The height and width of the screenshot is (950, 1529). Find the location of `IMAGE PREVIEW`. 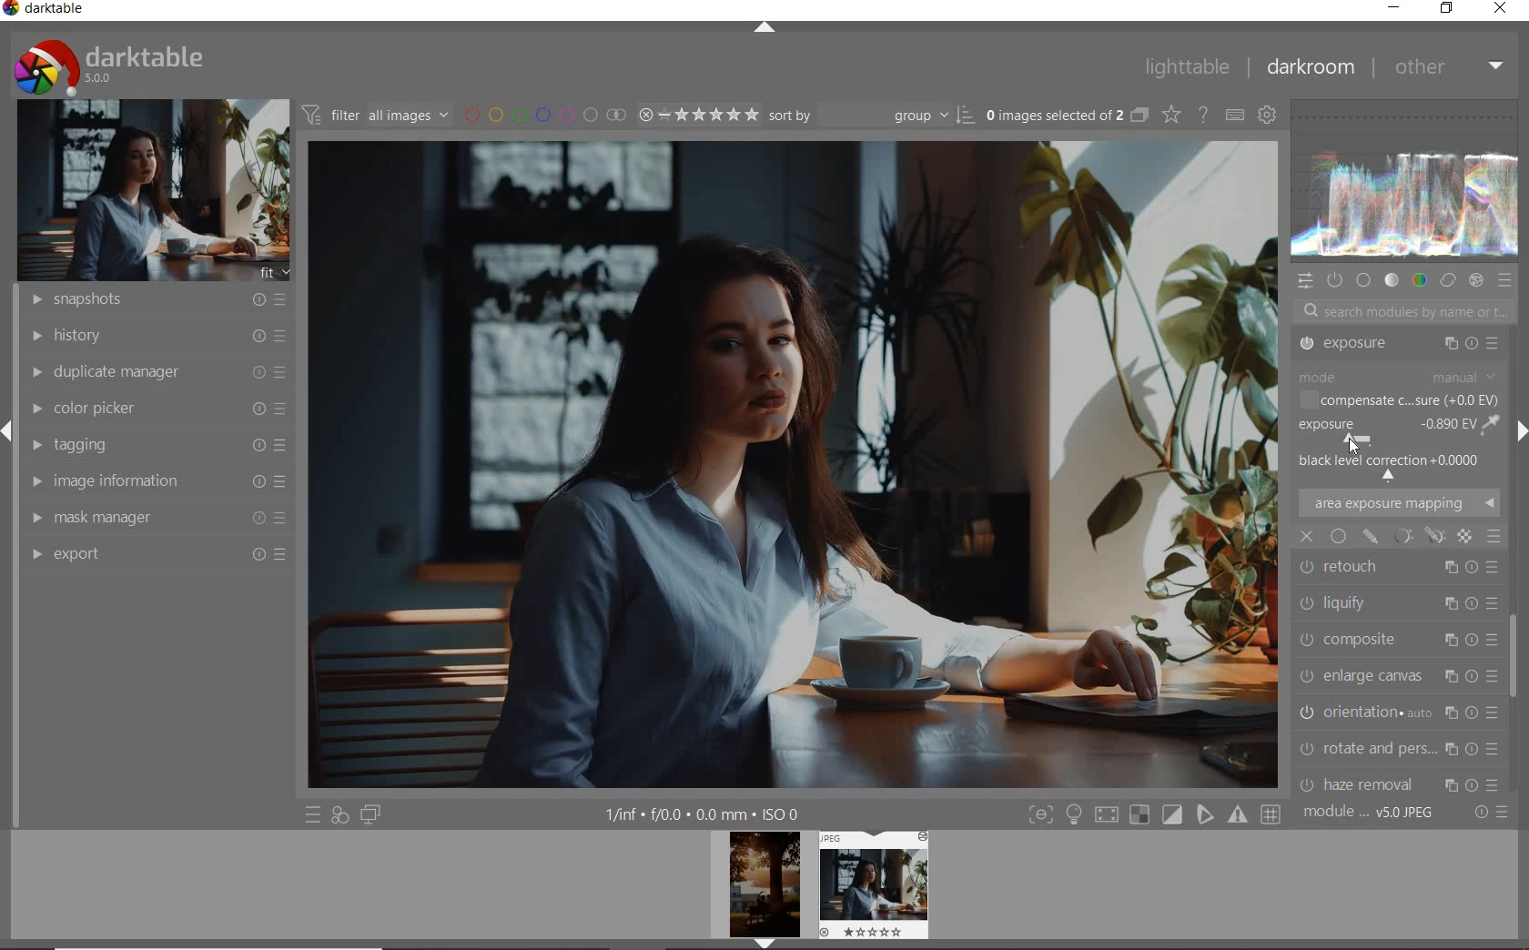

IMAGE PREVIEW is located at coordinates (872, 884).